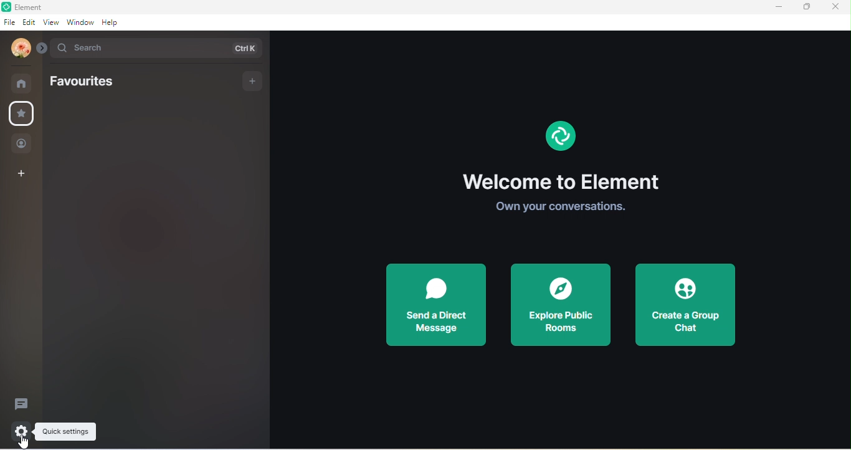  What do you see at coordinates (806, 8) in the screenshot?
I see `maximize` at bounding box center [806, 8].